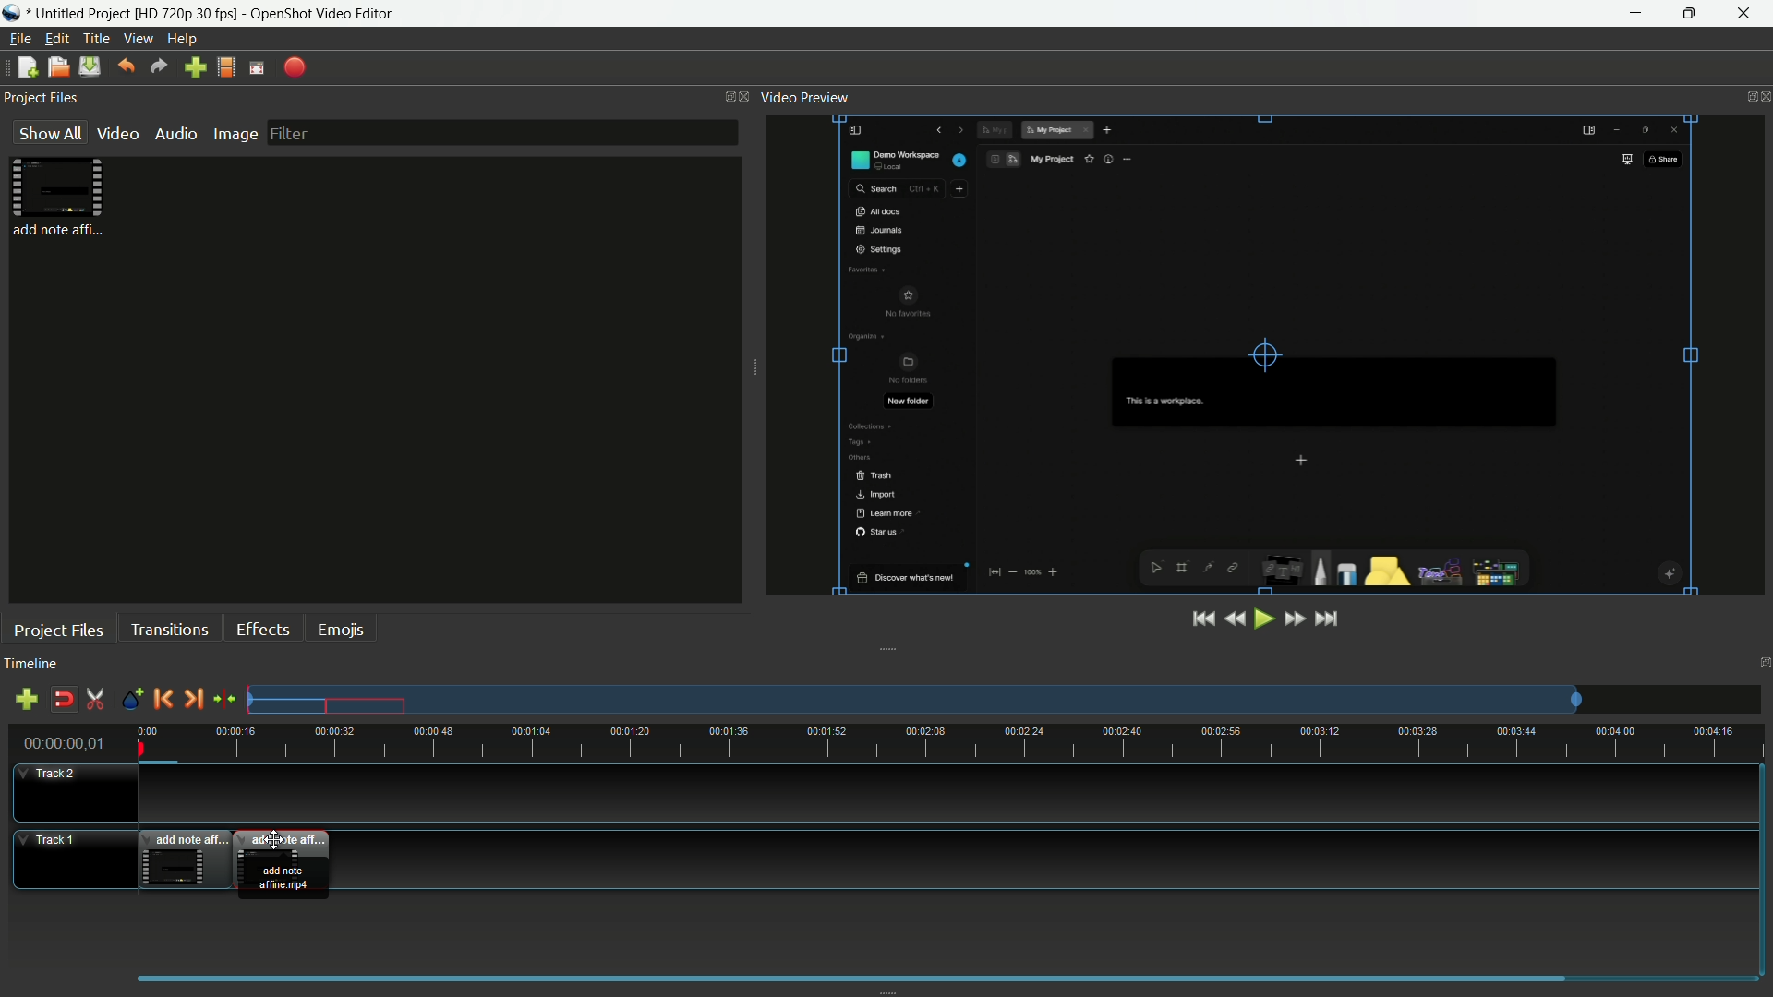 The image size is (1773, 997). What do you see at coordinates (20, 39) in the screenshot?
I see `file menu` at bounding box center [20, 39].